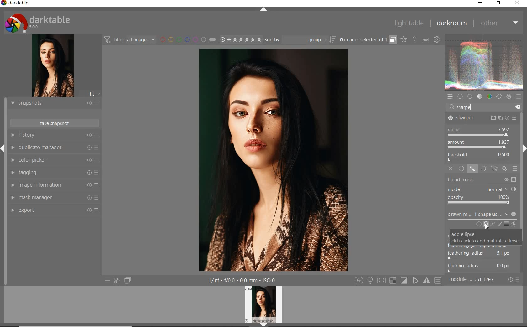 This screenshot has width=527, height=327. Describe the element at coordinates (508, 97) in the screenshot. I see `effect` at that location.